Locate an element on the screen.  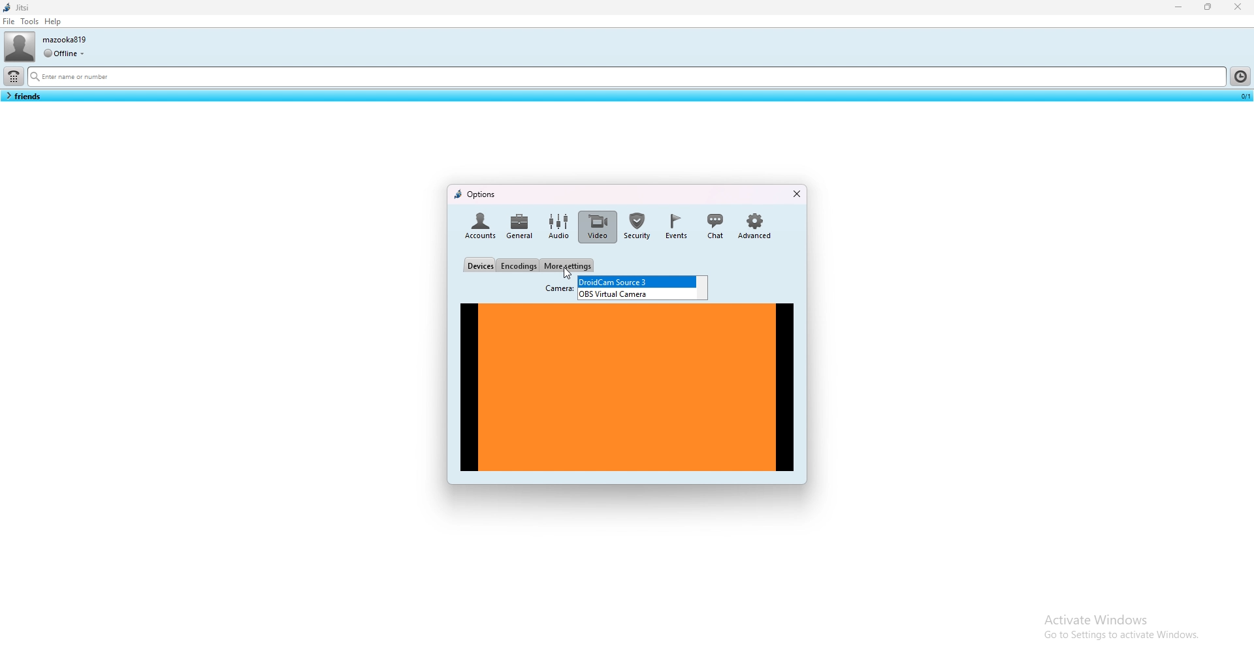
encodings is located at coordinates (519, 266).